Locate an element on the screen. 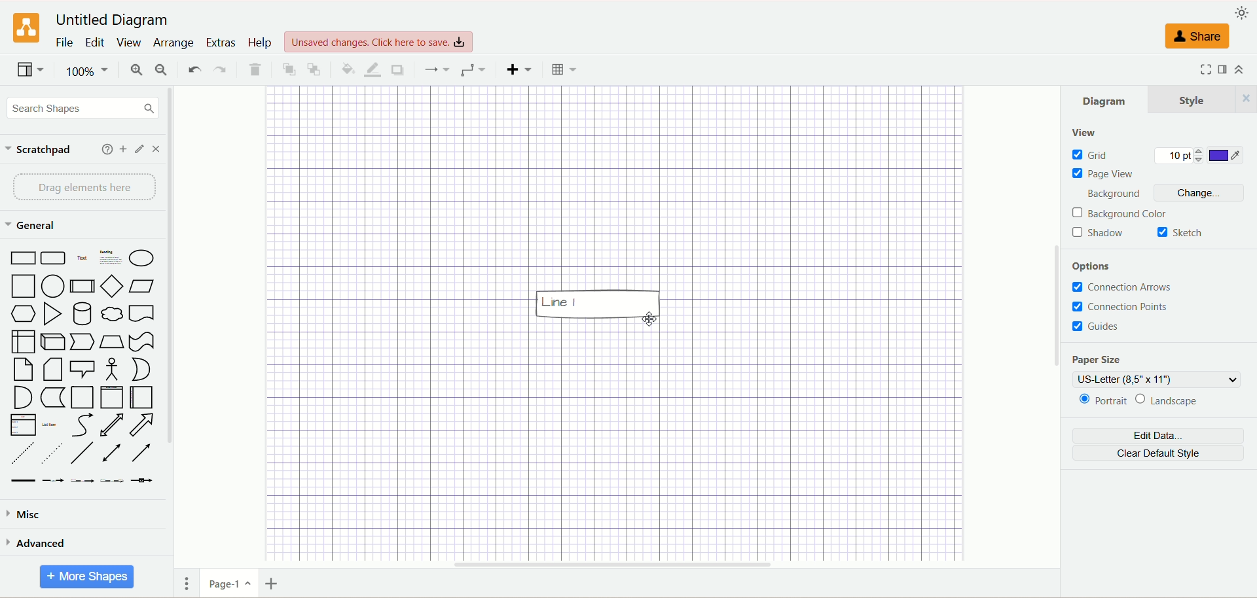 The image size is (1257, 598). Triangle is located at coordinates (52, 314).